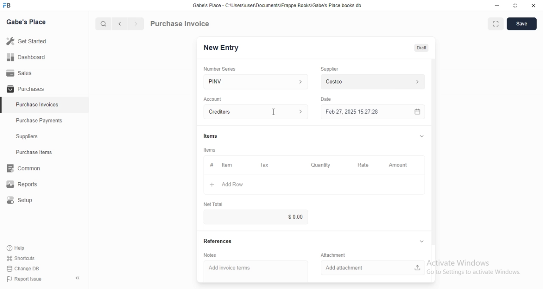  What do you see at coordinates (45, 152) in the screenshot?
I see `Purchase Items` at bounding box center [45, 152].